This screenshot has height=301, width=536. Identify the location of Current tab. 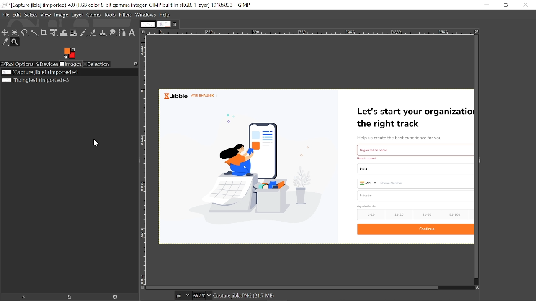
(164, 25).